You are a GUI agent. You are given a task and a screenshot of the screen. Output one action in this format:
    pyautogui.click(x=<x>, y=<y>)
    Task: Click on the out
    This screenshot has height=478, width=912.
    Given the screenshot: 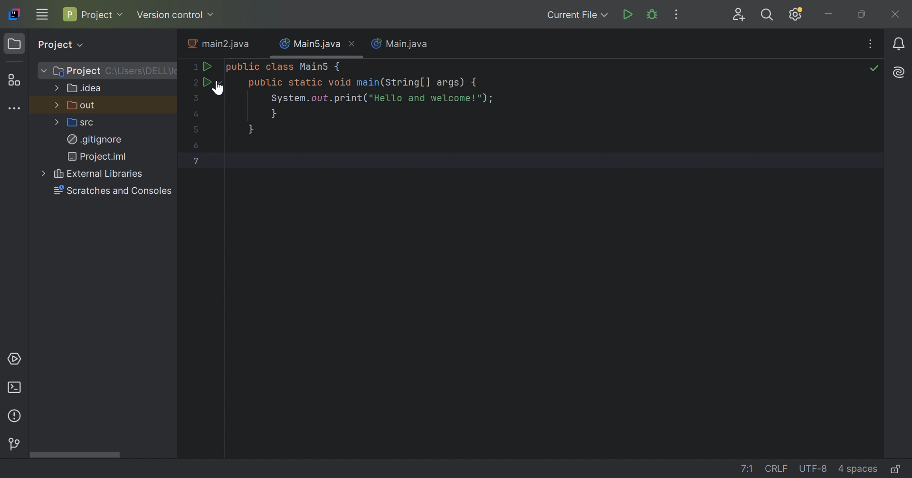 What is the action you would take?
    pyautogui.click(x=83, y=105)
    